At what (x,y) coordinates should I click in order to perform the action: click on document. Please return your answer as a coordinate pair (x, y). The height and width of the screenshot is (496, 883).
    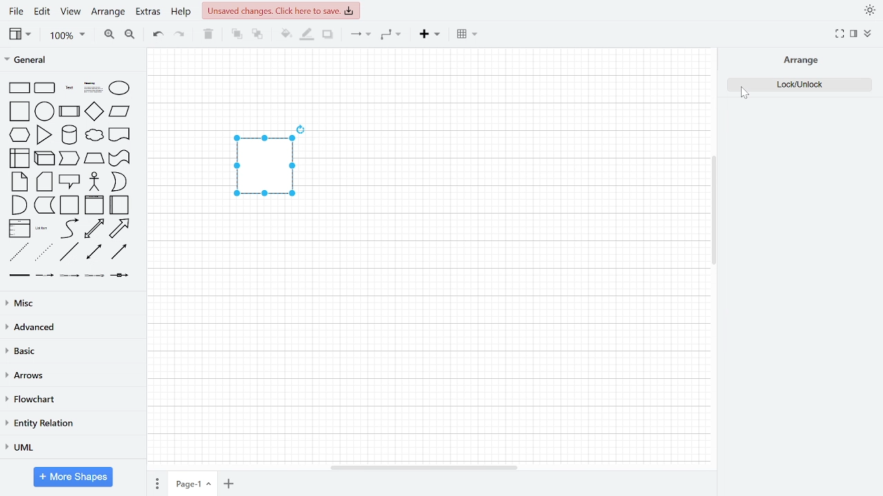
    Looking at the image, I should click on (119, 135).